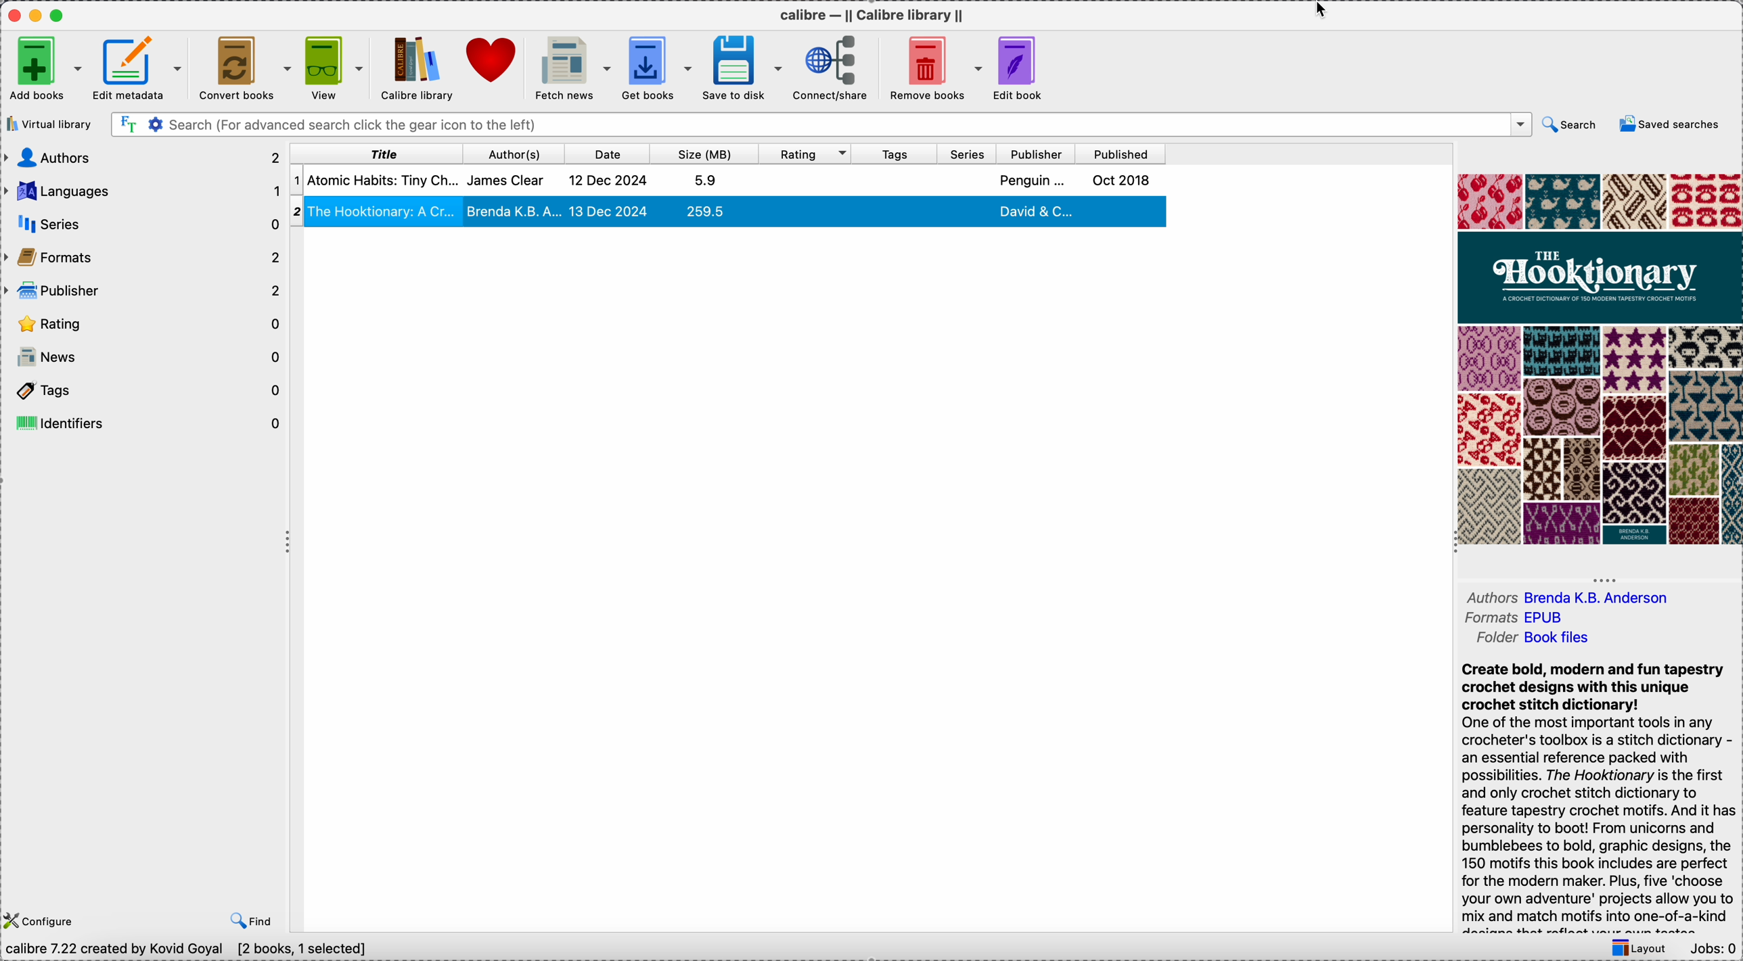 The width and height of the screenshot is (1743, 961). What do you see at coordinates (611, 154) in the screenshot?
I see `date` at bounding box center [611, 154].